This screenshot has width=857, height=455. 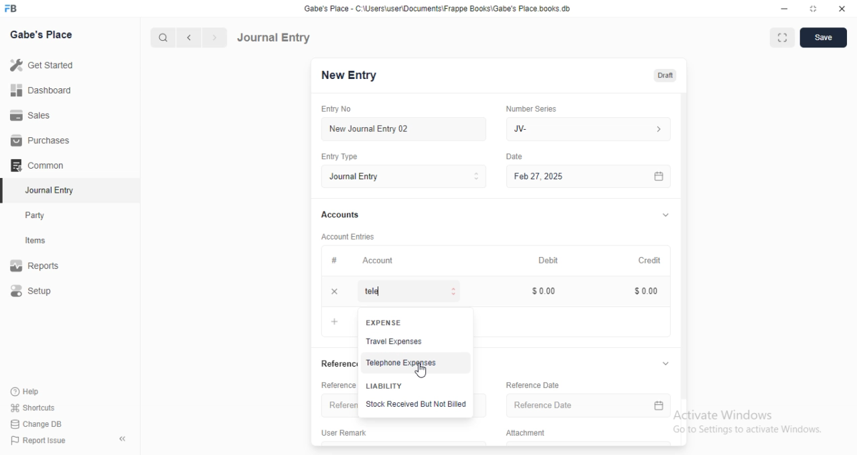 I want to click on Expenses, so click(x=381, y=323).